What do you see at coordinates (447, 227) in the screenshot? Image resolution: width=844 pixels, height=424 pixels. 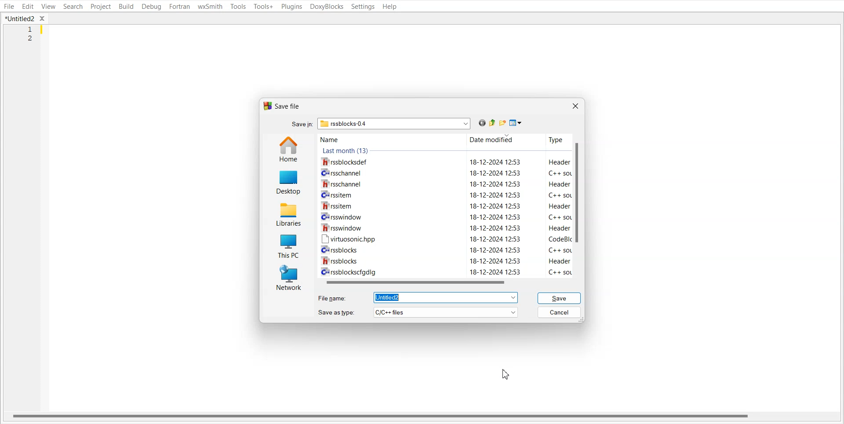 I see `# rsswindow 18-12-2024 12:53 Header` at bounding box center [447, 227].